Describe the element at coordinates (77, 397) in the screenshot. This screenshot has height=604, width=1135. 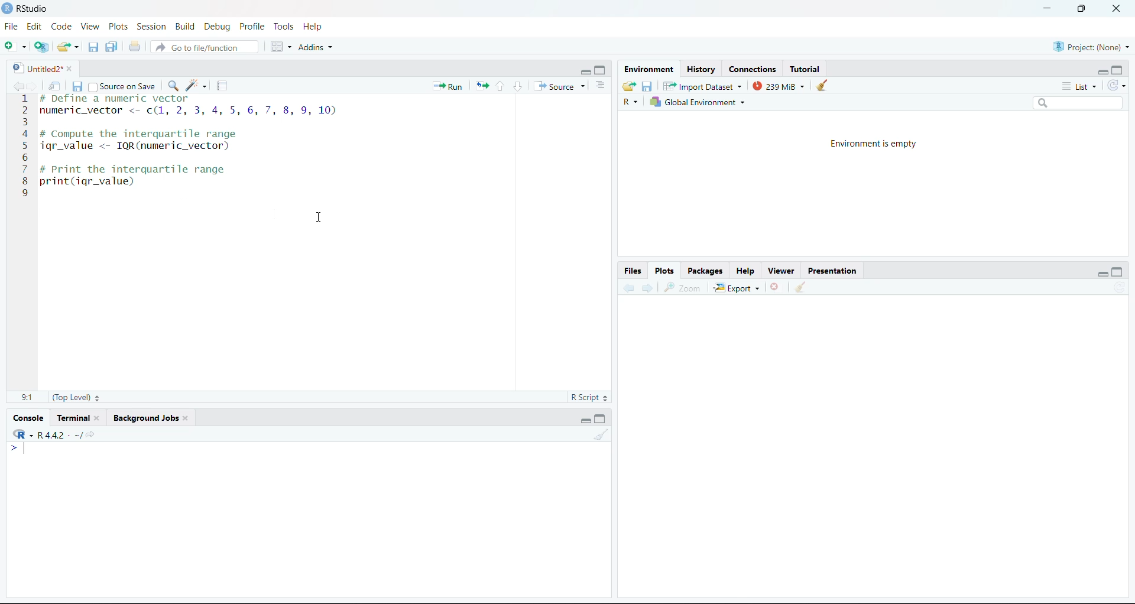
I see `(Top Level)` at that location.